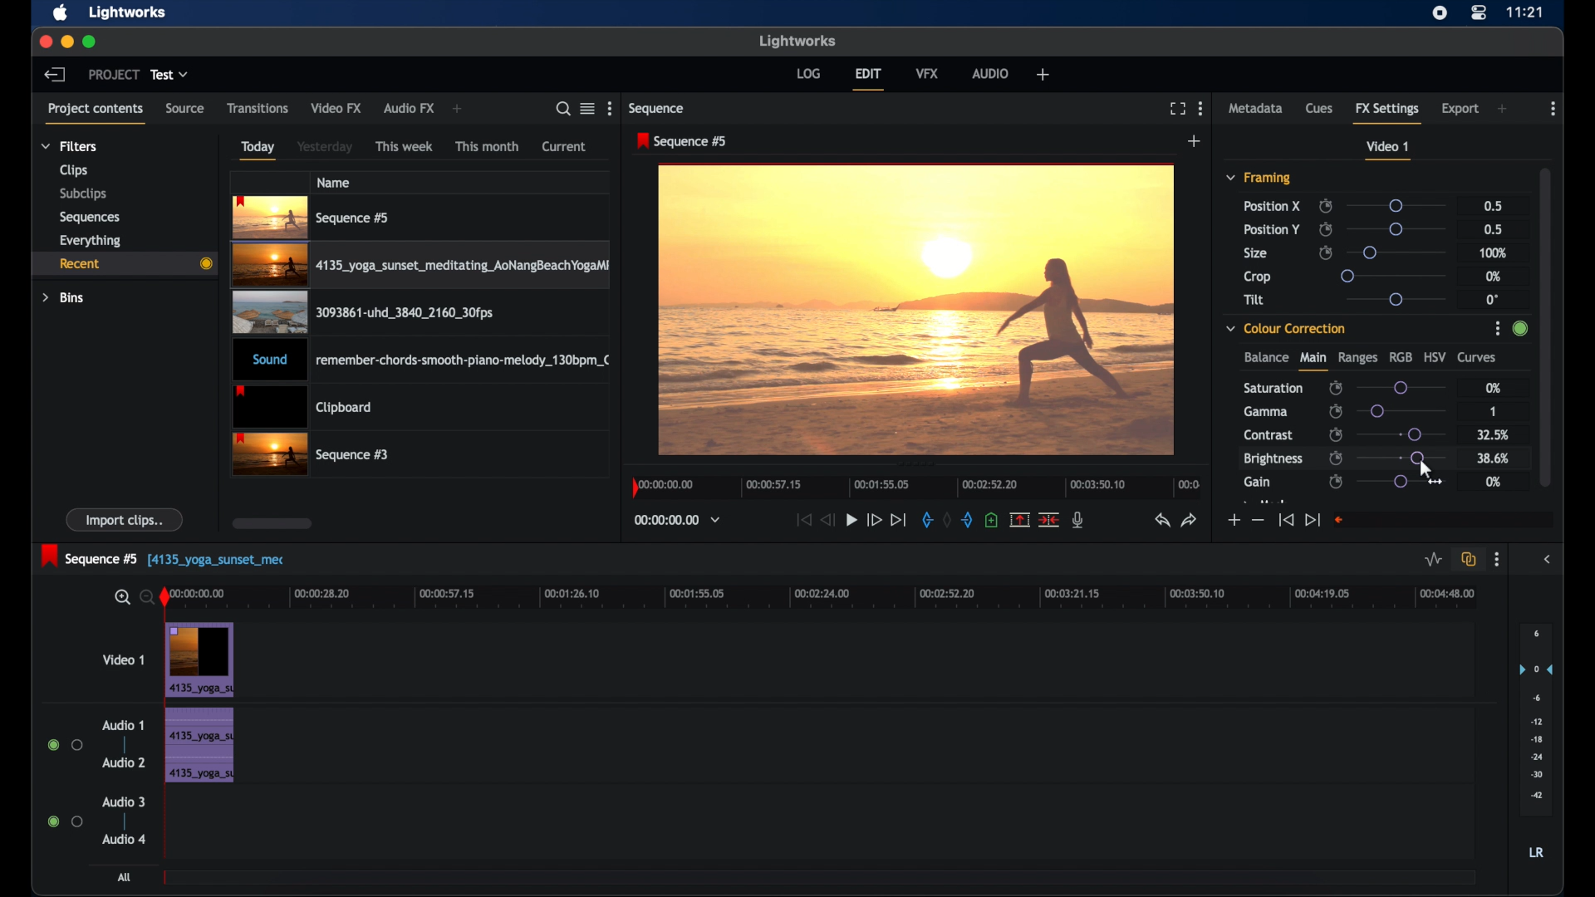 The image size is (1595, 897). I want to click on size, so click(1257, 253).